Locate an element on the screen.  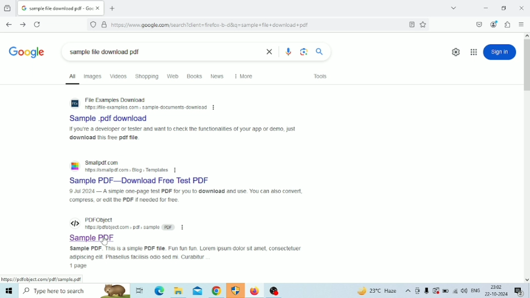
Favorites is located at coordinates (423, 25).